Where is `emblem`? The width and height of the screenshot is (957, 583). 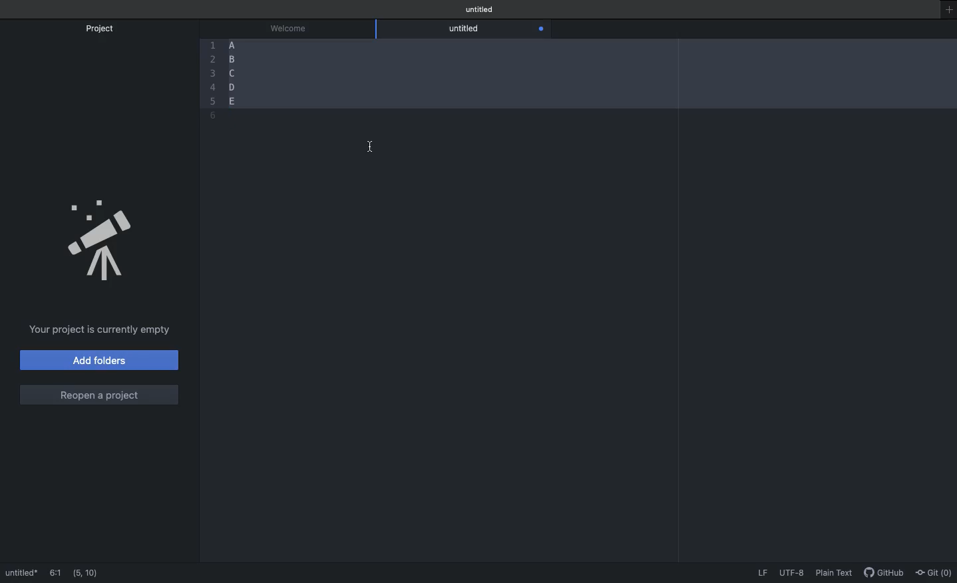
emblem is located at coordinates (106, 243).